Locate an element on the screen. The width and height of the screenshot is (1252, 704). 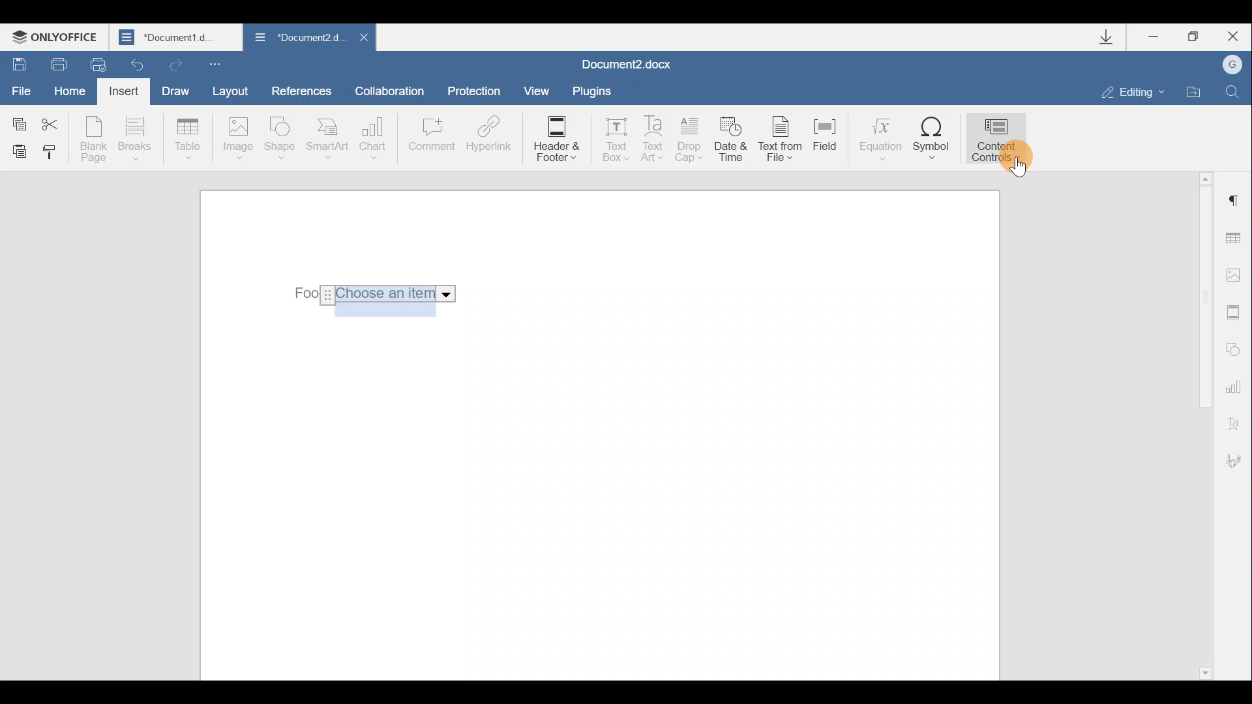
Open file location is located at coordinates (1193, 90).